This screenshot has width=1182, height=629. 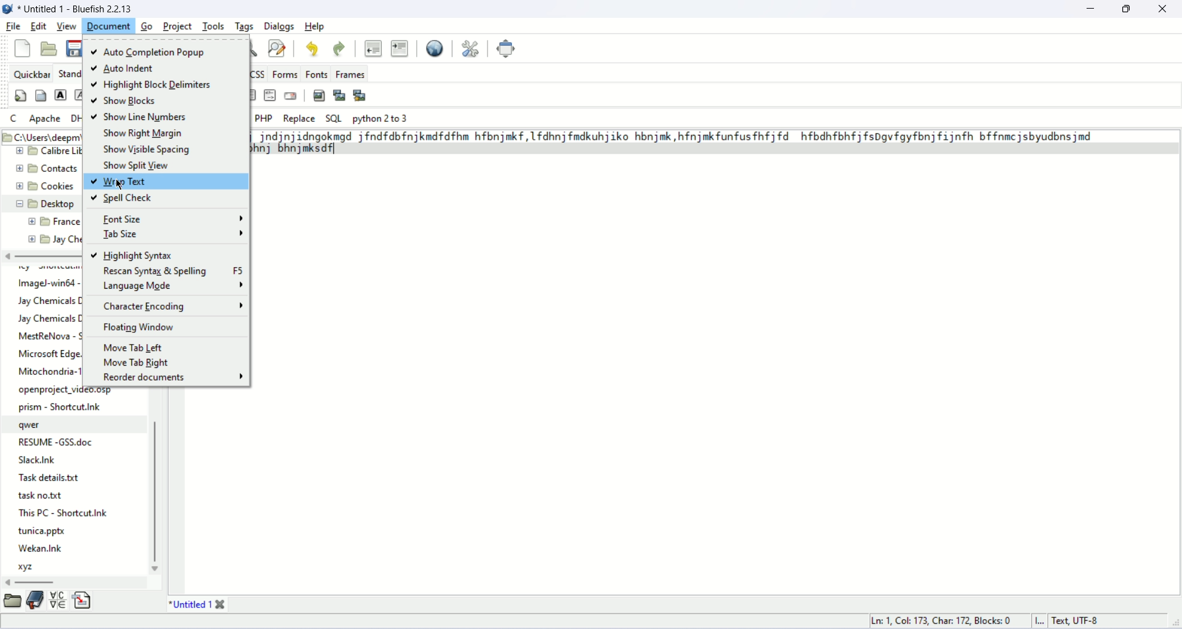 I want to click on forms, so click(x=285, y=74).